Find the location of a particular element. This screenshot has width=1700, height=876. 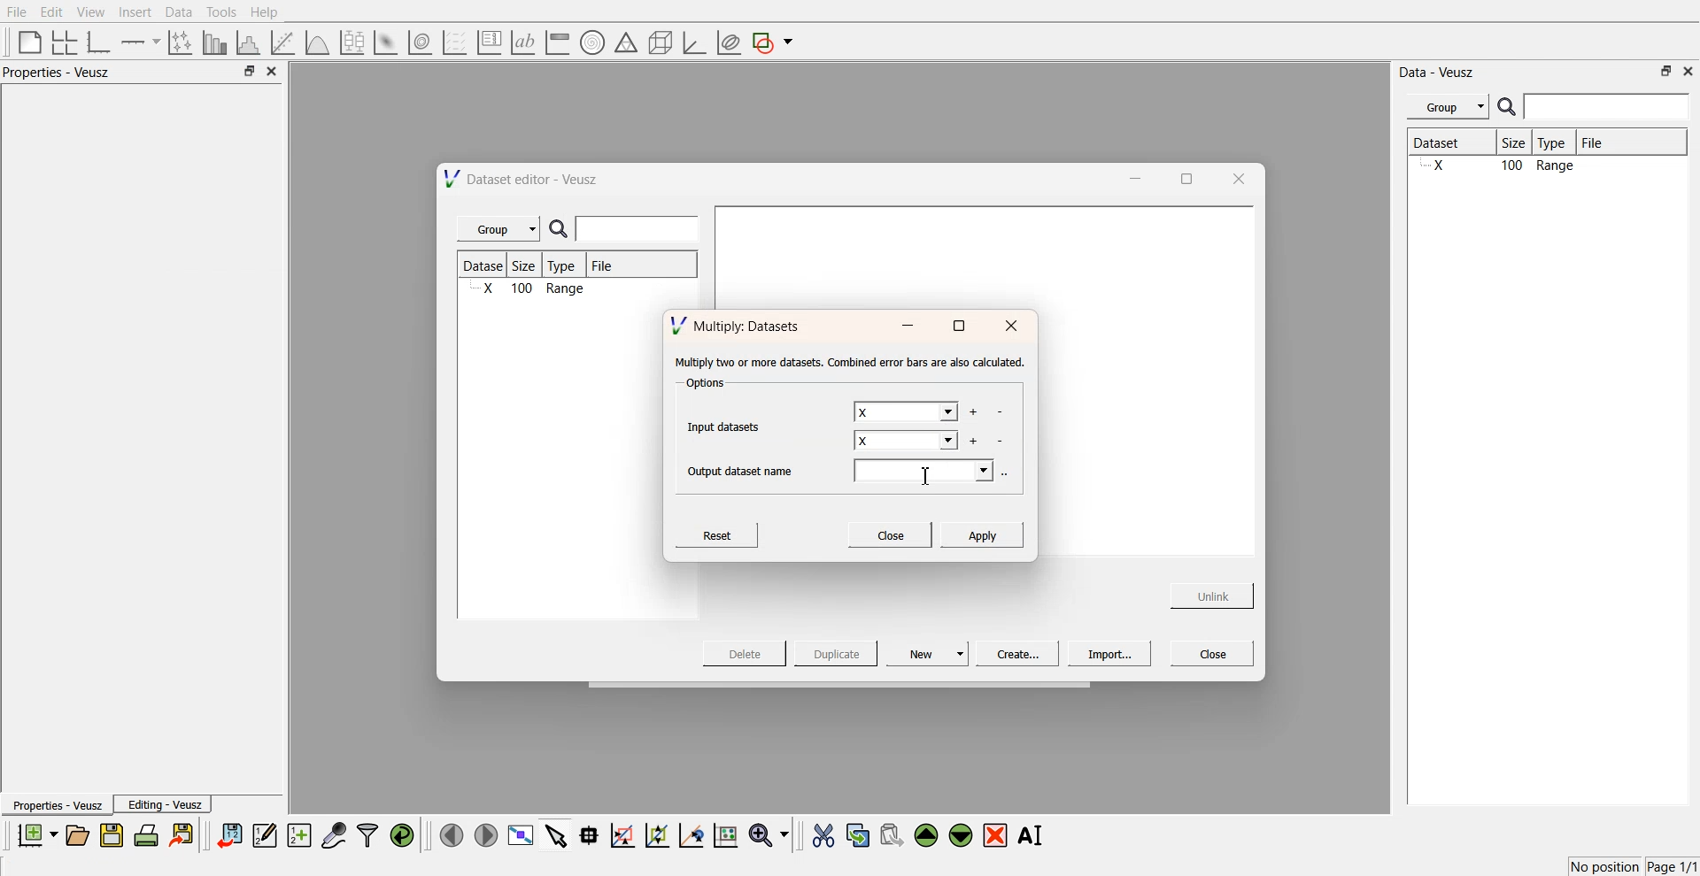

output datasets field is located at coordinates (926, 473).